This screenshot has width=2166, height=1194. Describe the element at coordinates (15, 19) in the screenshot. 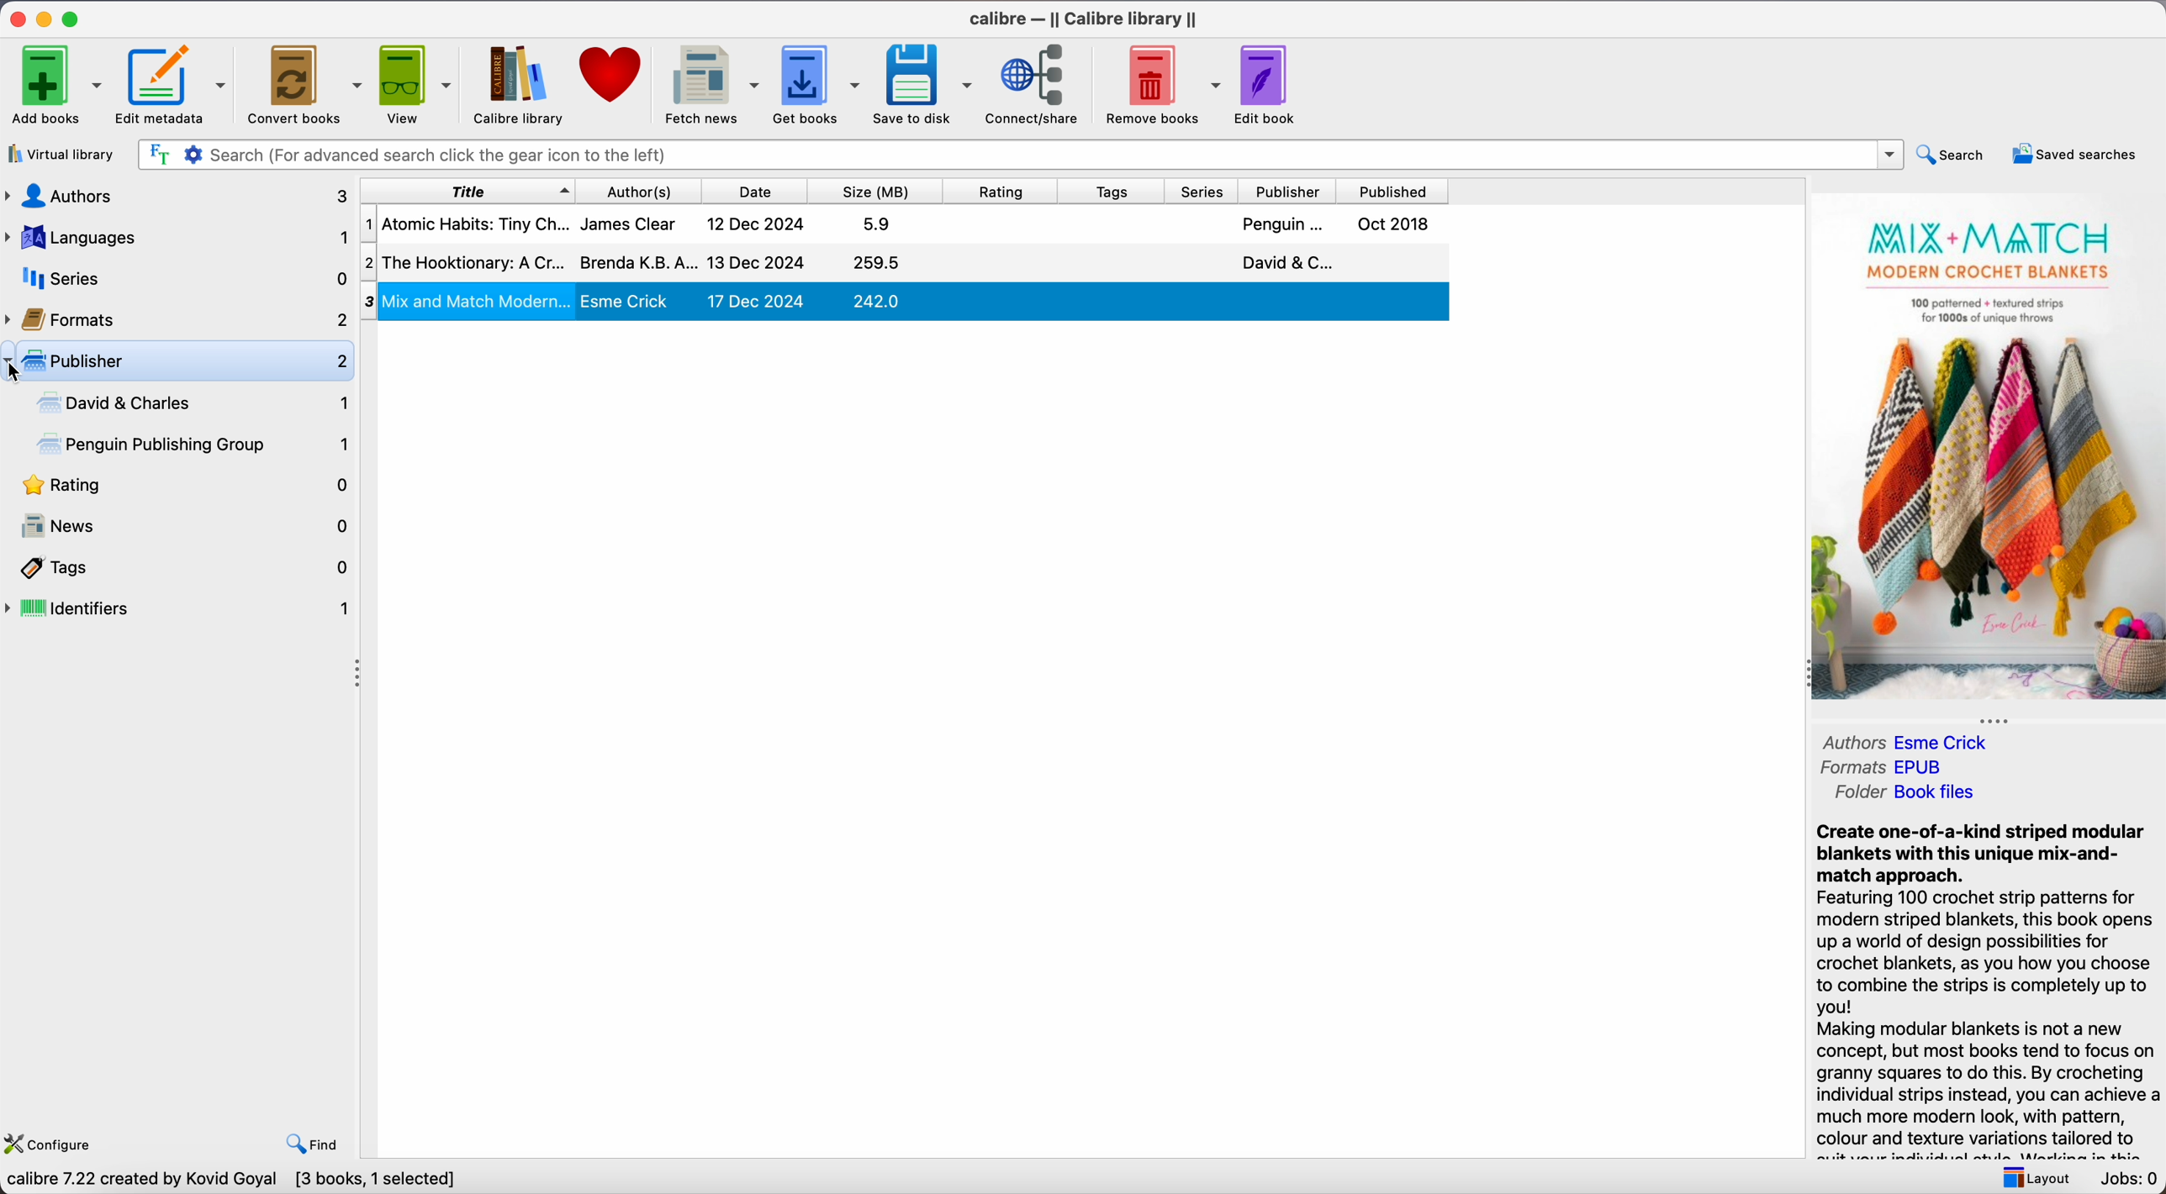

I see `close` at that location.